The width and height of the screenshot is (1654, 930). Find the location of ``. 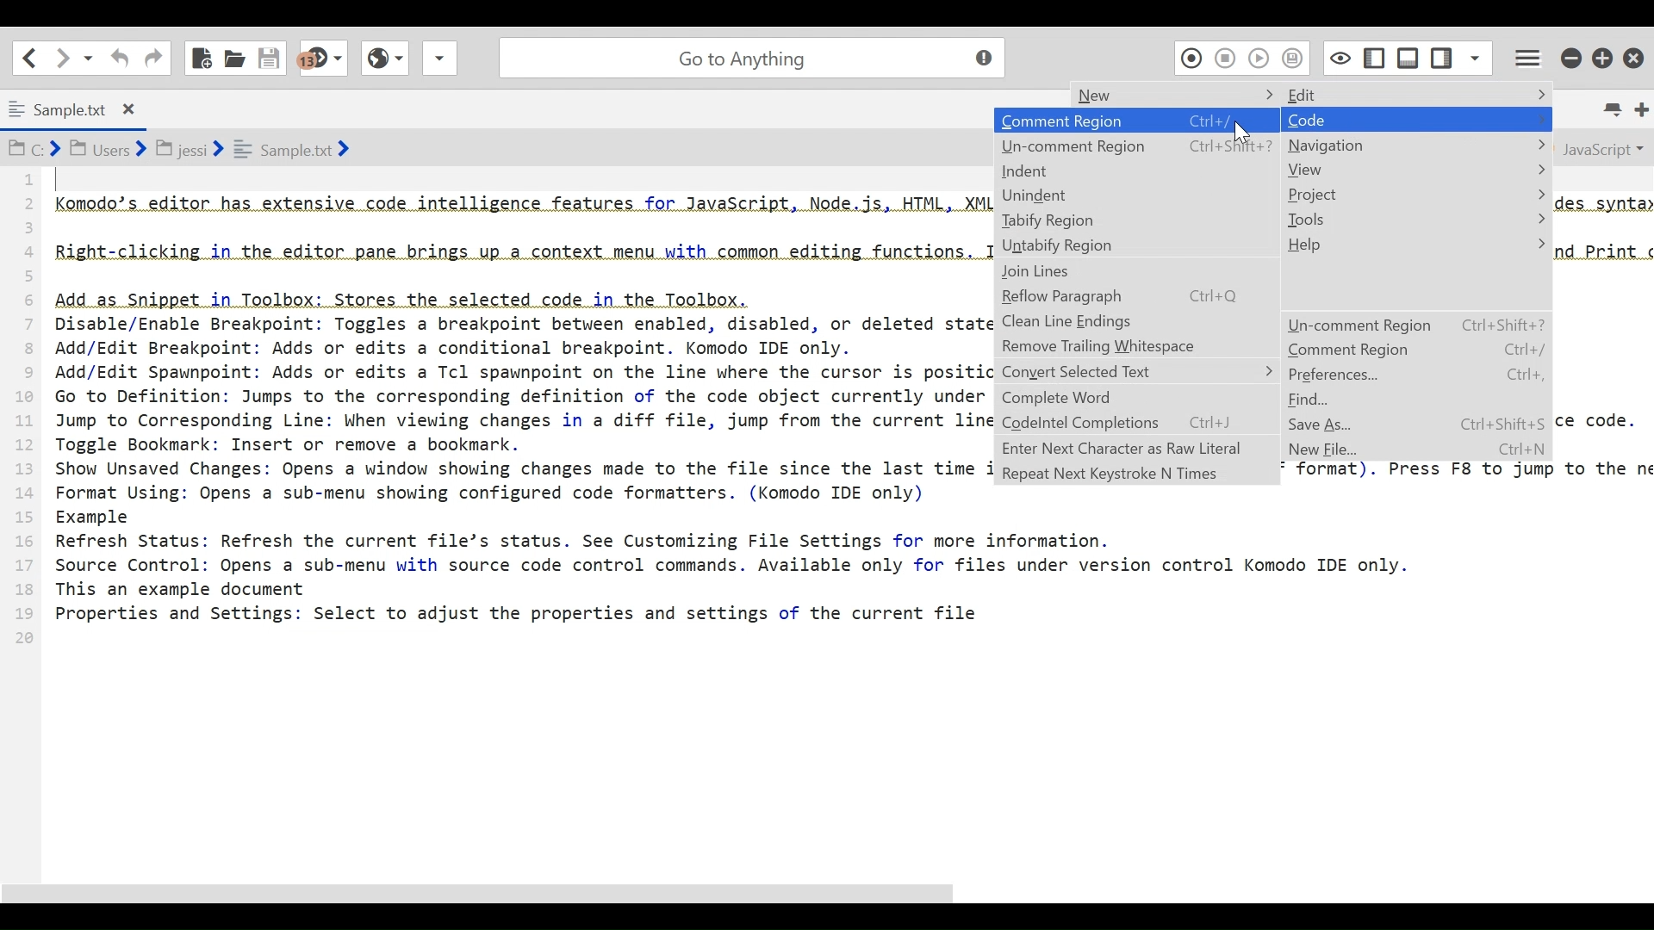

 is located at coordinates (1413, 96).